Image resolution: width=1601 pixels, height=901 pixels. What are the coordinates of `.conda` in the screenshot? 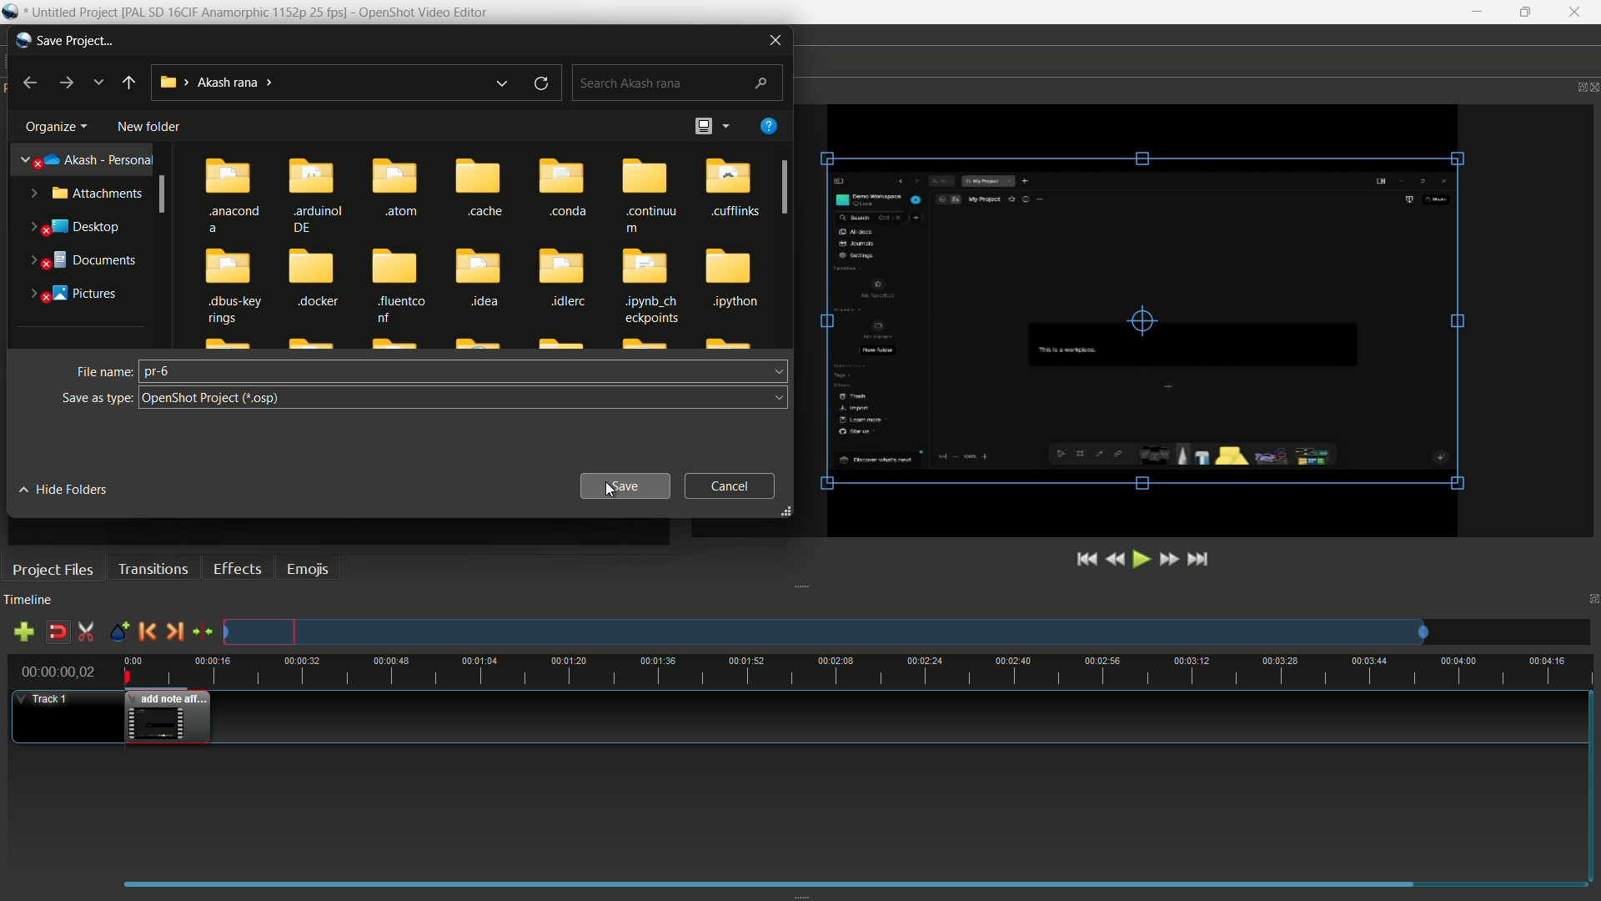 It's located at (569, 194).